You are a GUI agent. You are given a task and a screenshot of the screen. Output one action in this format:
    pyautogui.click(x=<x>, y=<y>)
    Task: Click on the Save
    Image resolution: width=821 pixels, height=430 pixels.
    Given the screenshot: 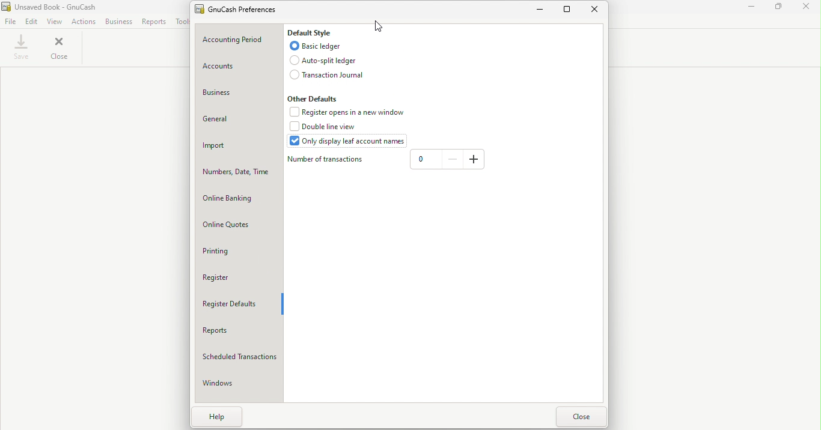 What is the action you would take?
    pyautogui.click(x=23, y=46)
    